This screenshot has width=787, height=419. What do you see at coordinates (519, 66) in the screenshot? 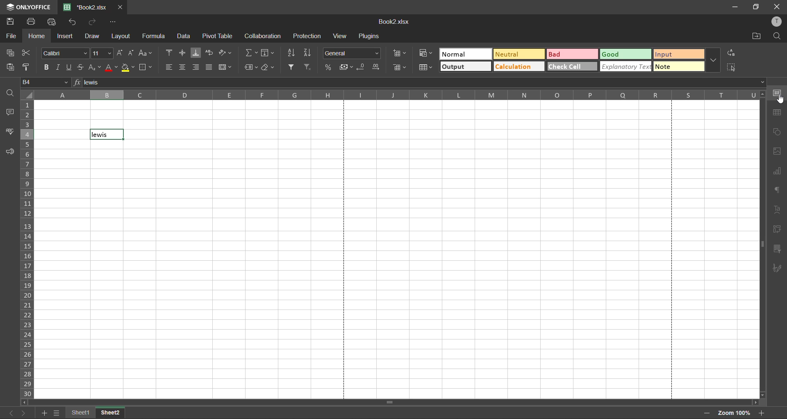
I see `calculation` at bounding box center [519, 66].